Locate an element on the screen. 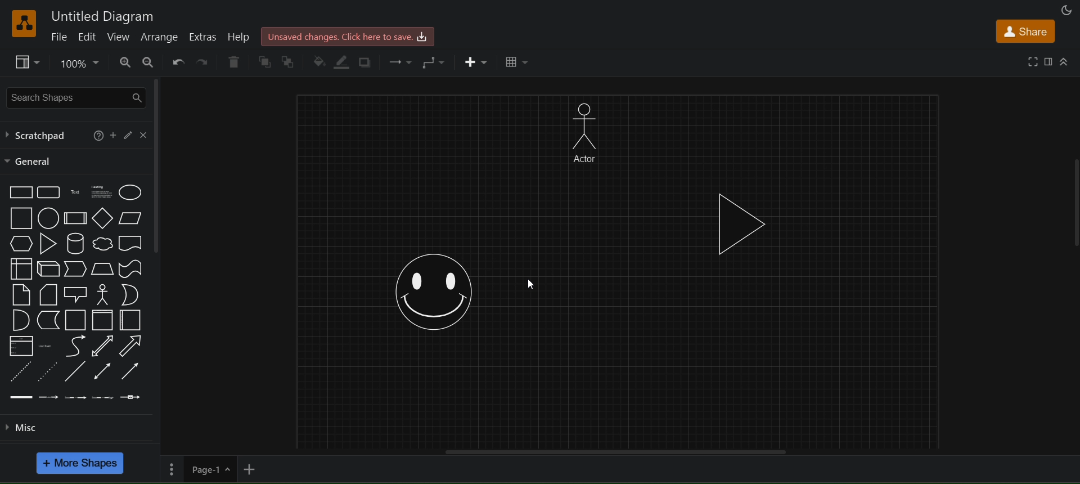  document is located at coordinates (130, 243).